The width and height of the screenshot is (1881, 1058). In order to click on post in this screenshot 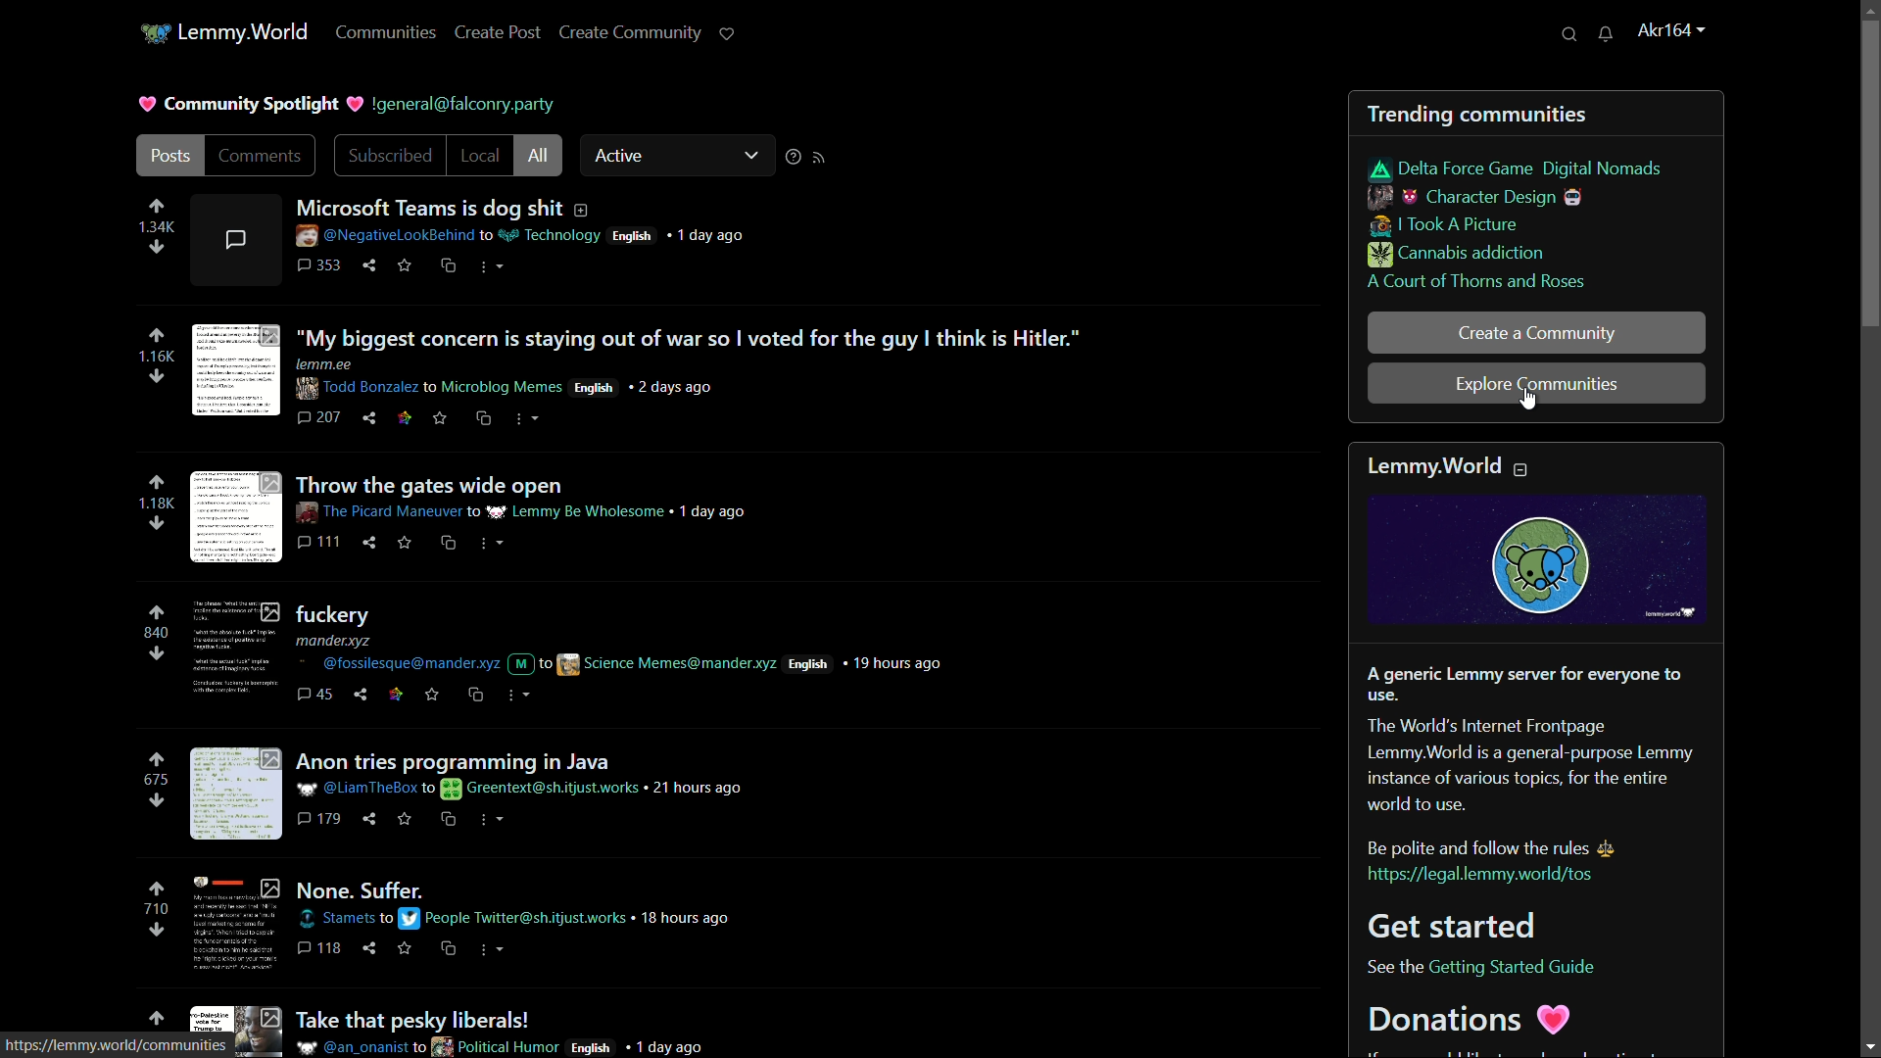, I will do `click(517, 1019)`.